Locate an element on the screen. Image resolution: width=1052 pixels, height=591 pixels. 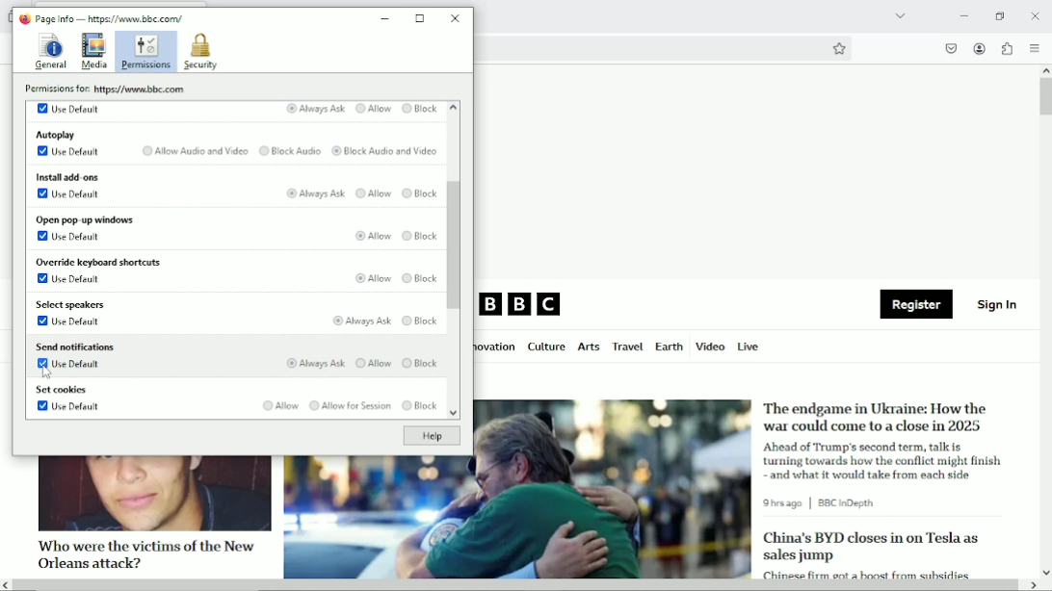
scroll left is located at coordinates (7, 585).